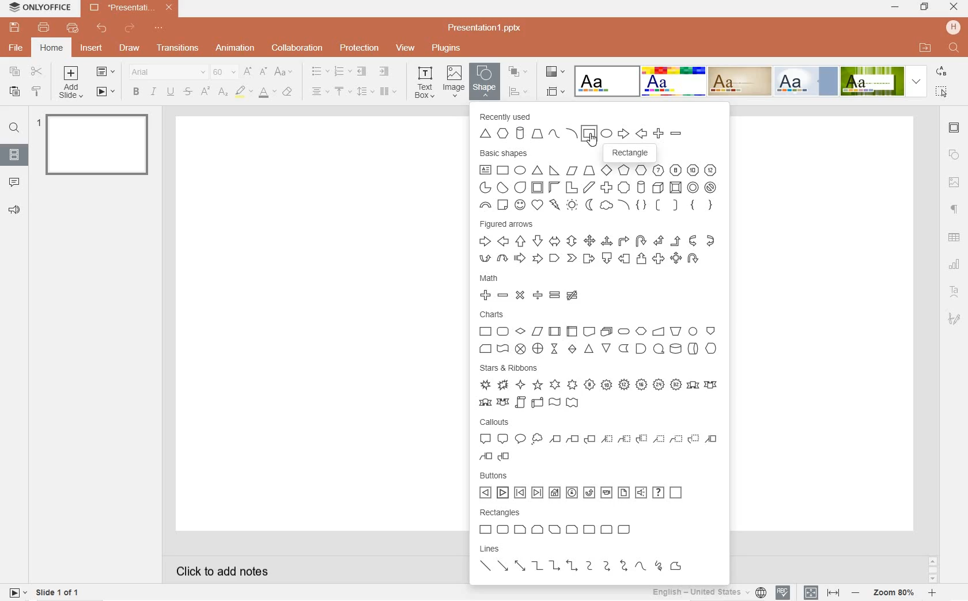  I want to click on Line Callout 1 (No border), so click(658, 440).